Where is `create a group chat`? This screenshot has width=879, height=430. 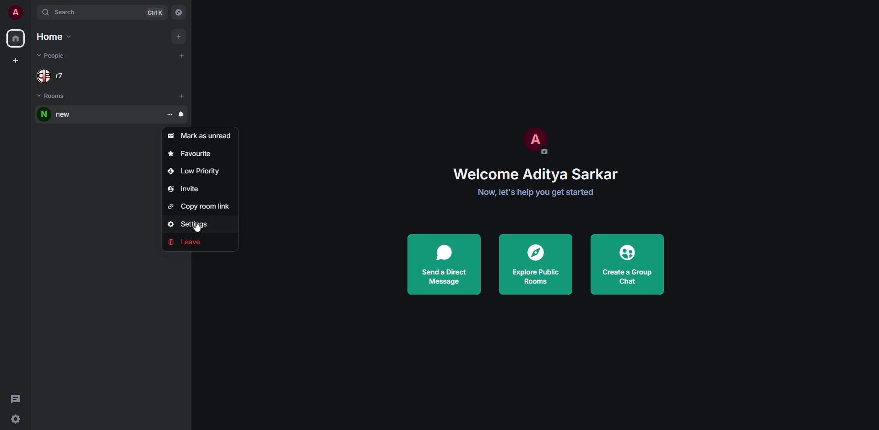
create a group chat is located at coordinates (628, 263).